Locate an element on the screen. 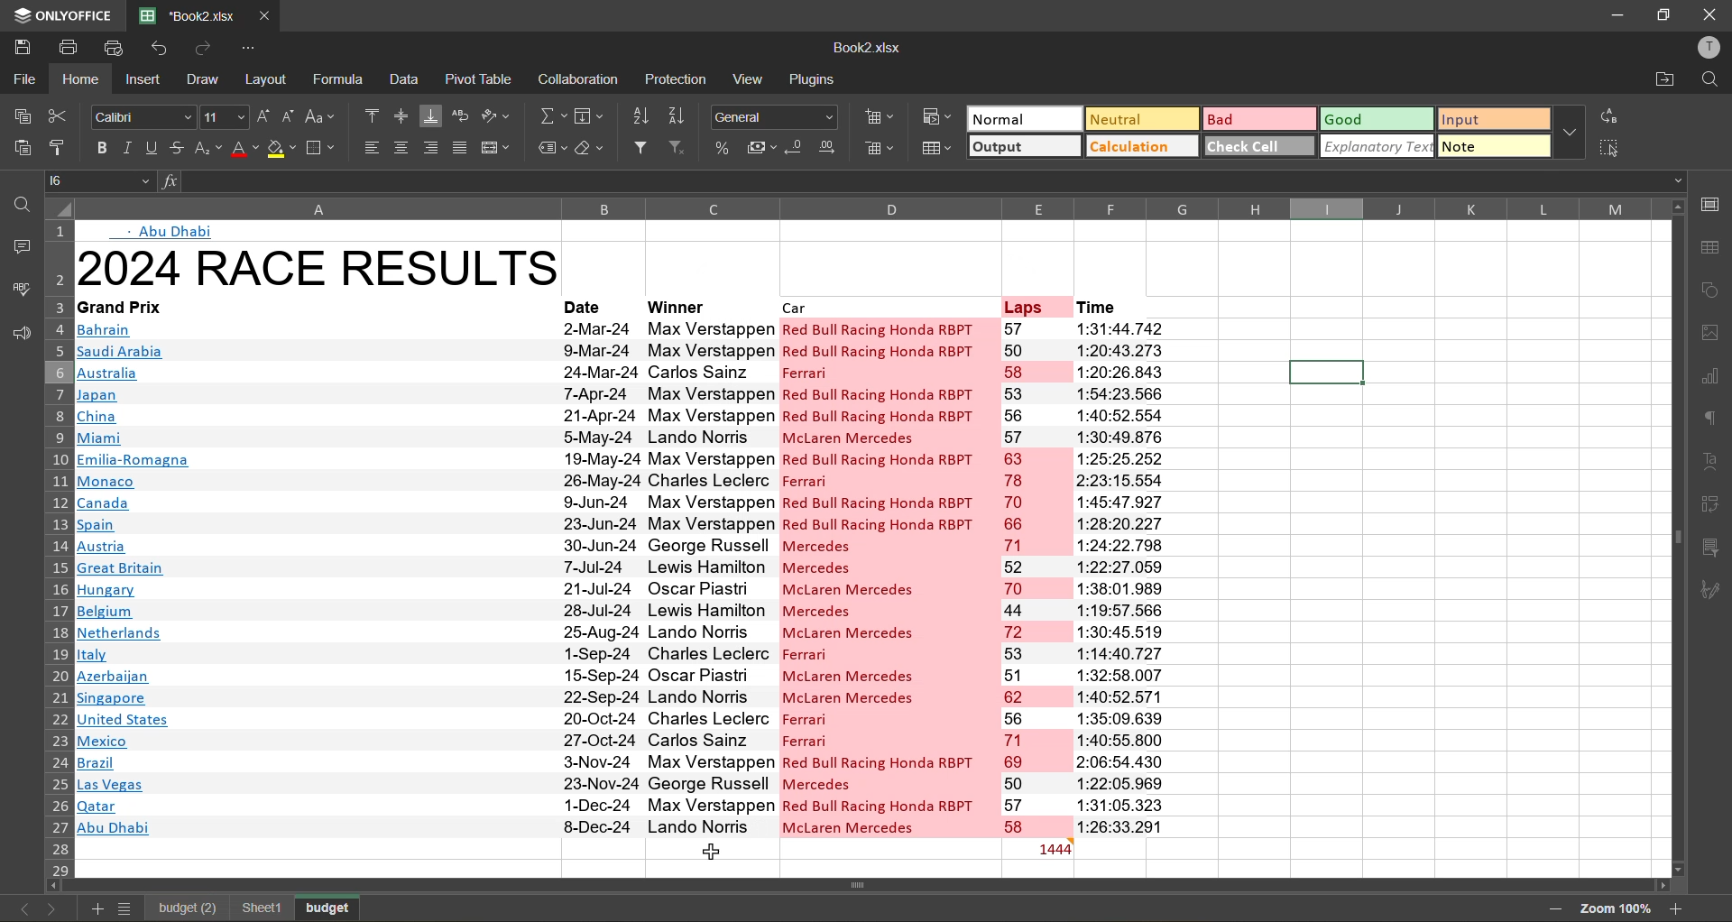 This screenshot has width=1732, height=922. paste is located at coordinates (20, 148).